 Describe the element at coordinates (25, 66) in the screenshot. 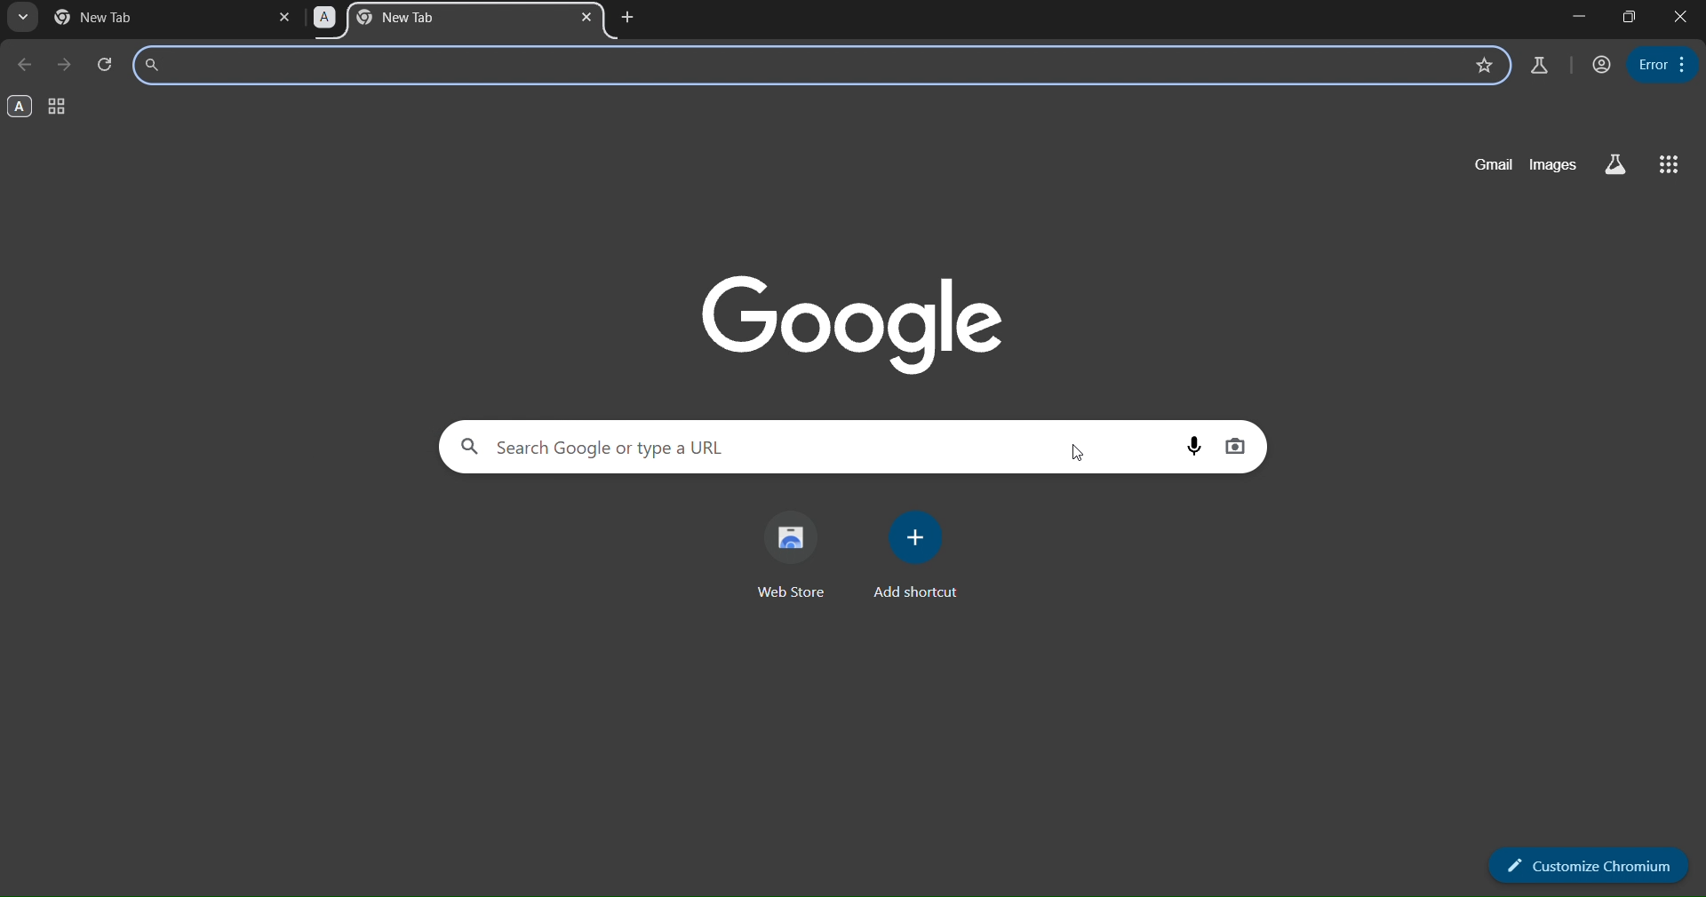

I see `go back one page` at that location.